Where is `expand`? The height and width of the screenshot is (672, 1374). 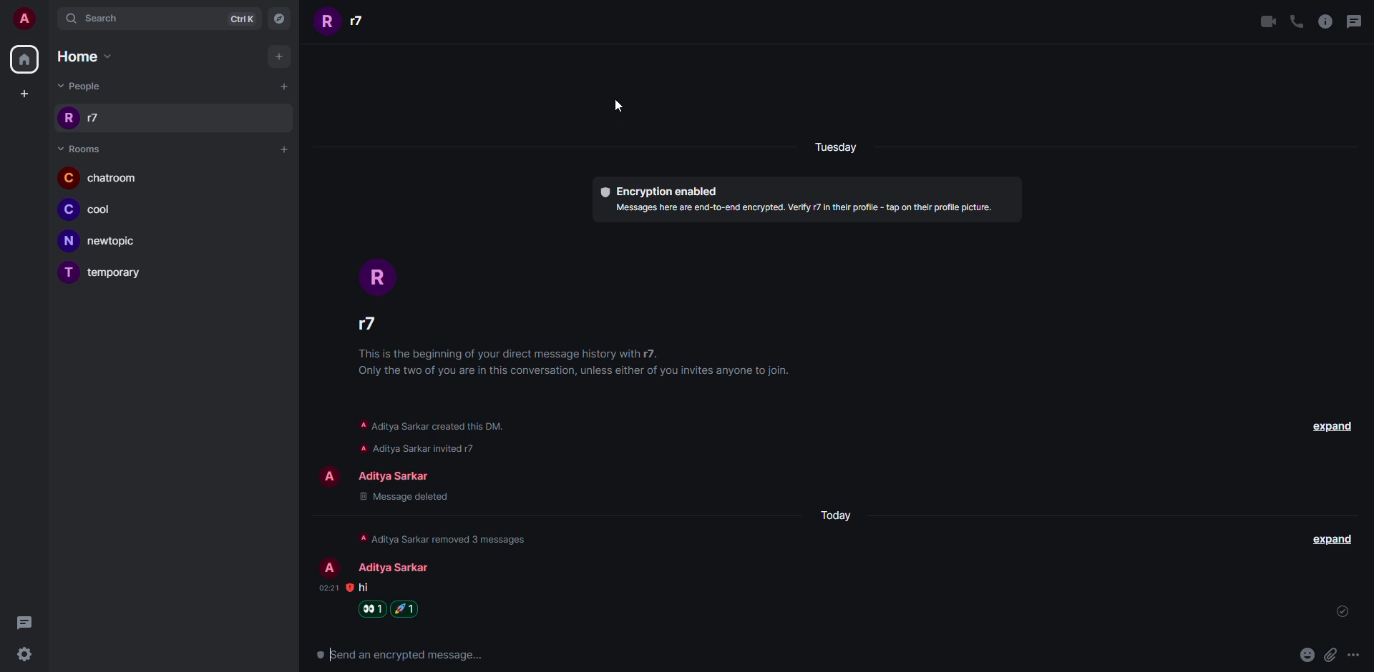 expand is located at coordinates (1327, 425).